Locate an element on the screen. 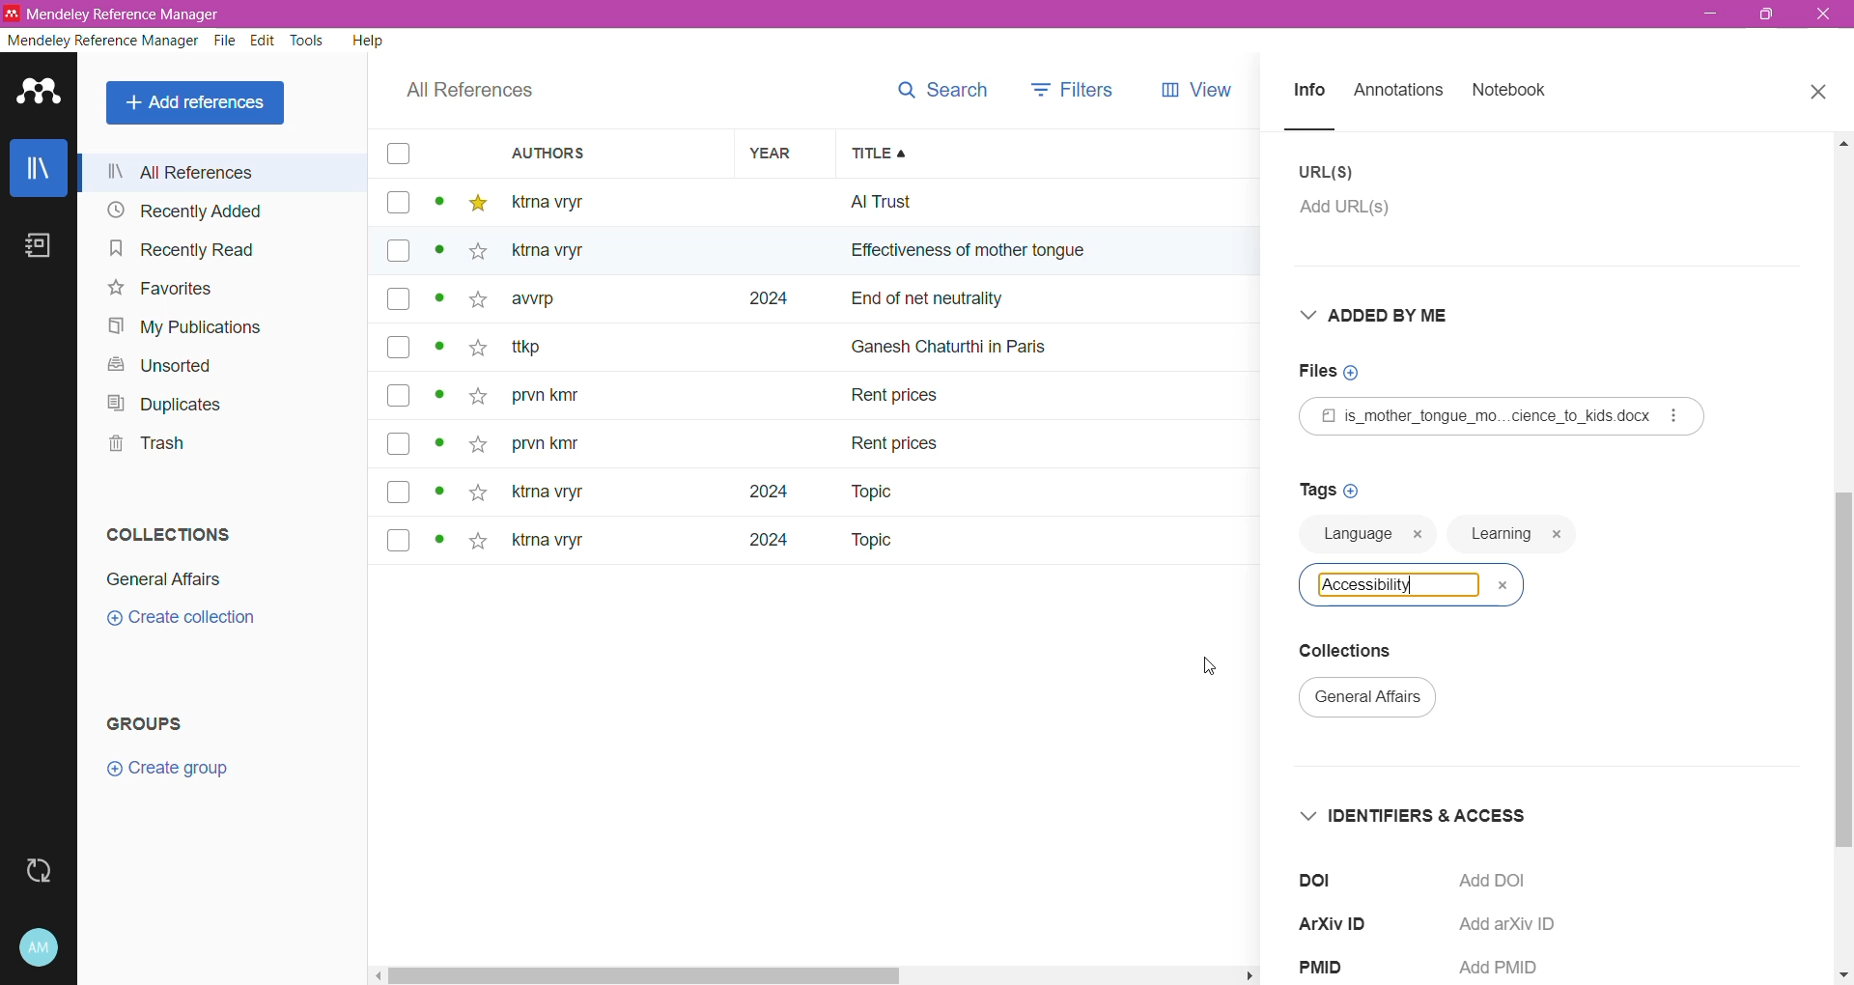 The width and height of the screenshot is (1854, 985). Reference File  is located at coordinates (1503, 416).